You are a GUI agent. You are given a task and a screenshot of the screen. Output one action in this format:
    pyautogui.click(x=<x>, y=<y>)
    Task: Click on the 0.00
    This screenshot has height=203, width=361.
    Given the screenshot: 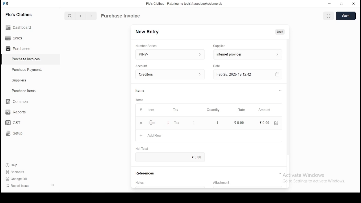 What is the action you would take?
    pyautogui.click(x=170, y=158)
    